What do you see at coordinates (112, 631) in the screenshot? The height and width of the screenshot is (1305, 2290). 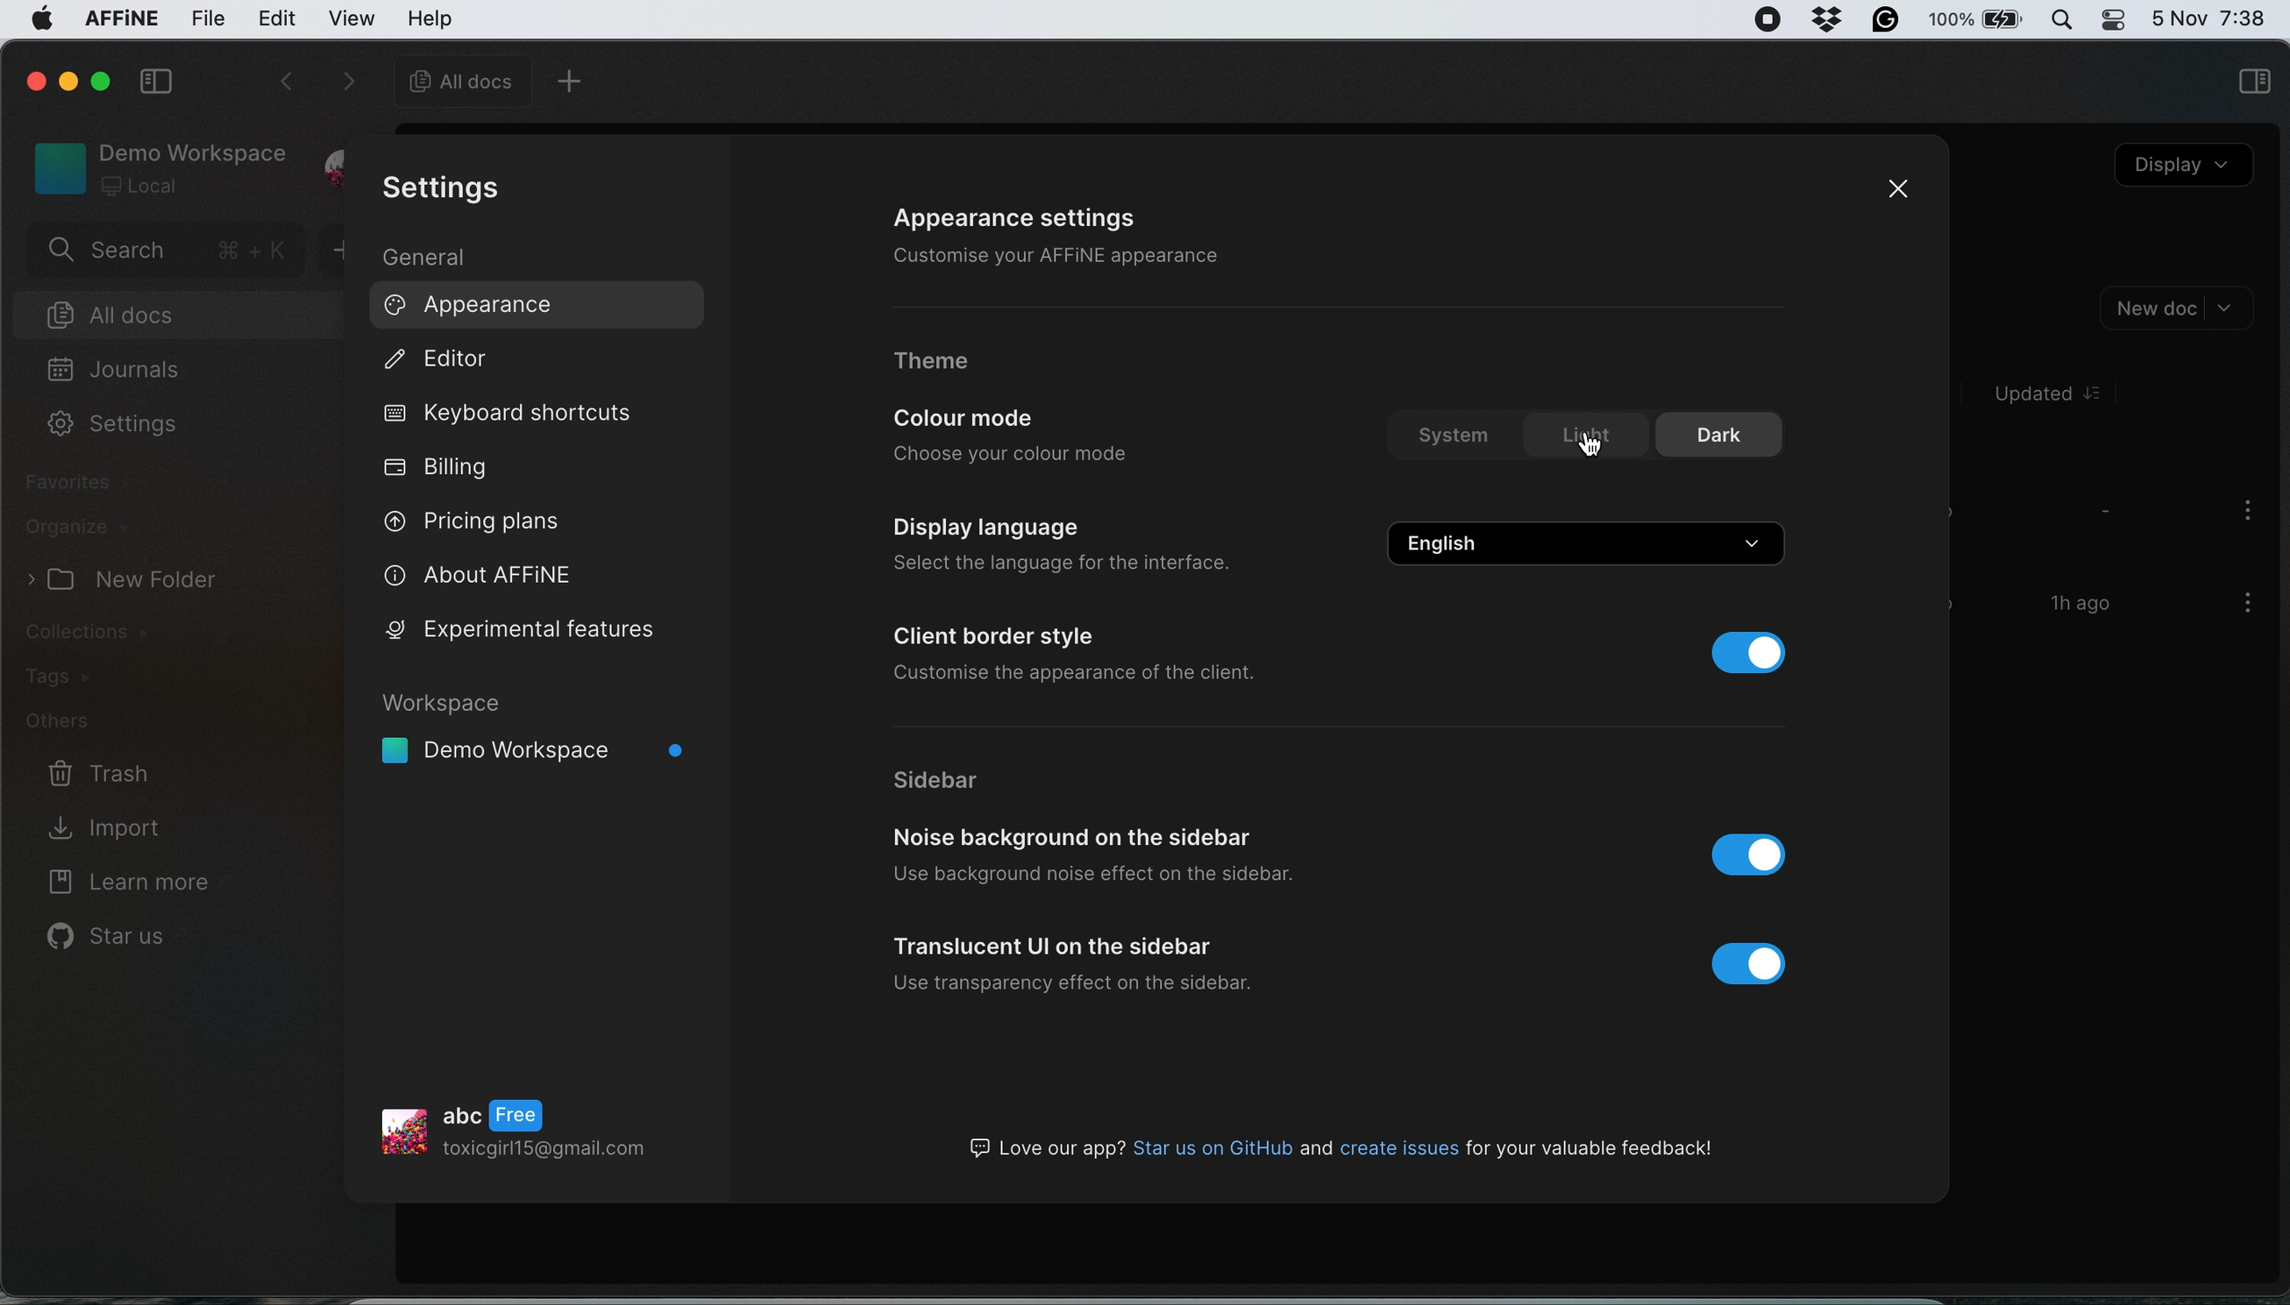 I see `collections` at bounding box center [112, 631].